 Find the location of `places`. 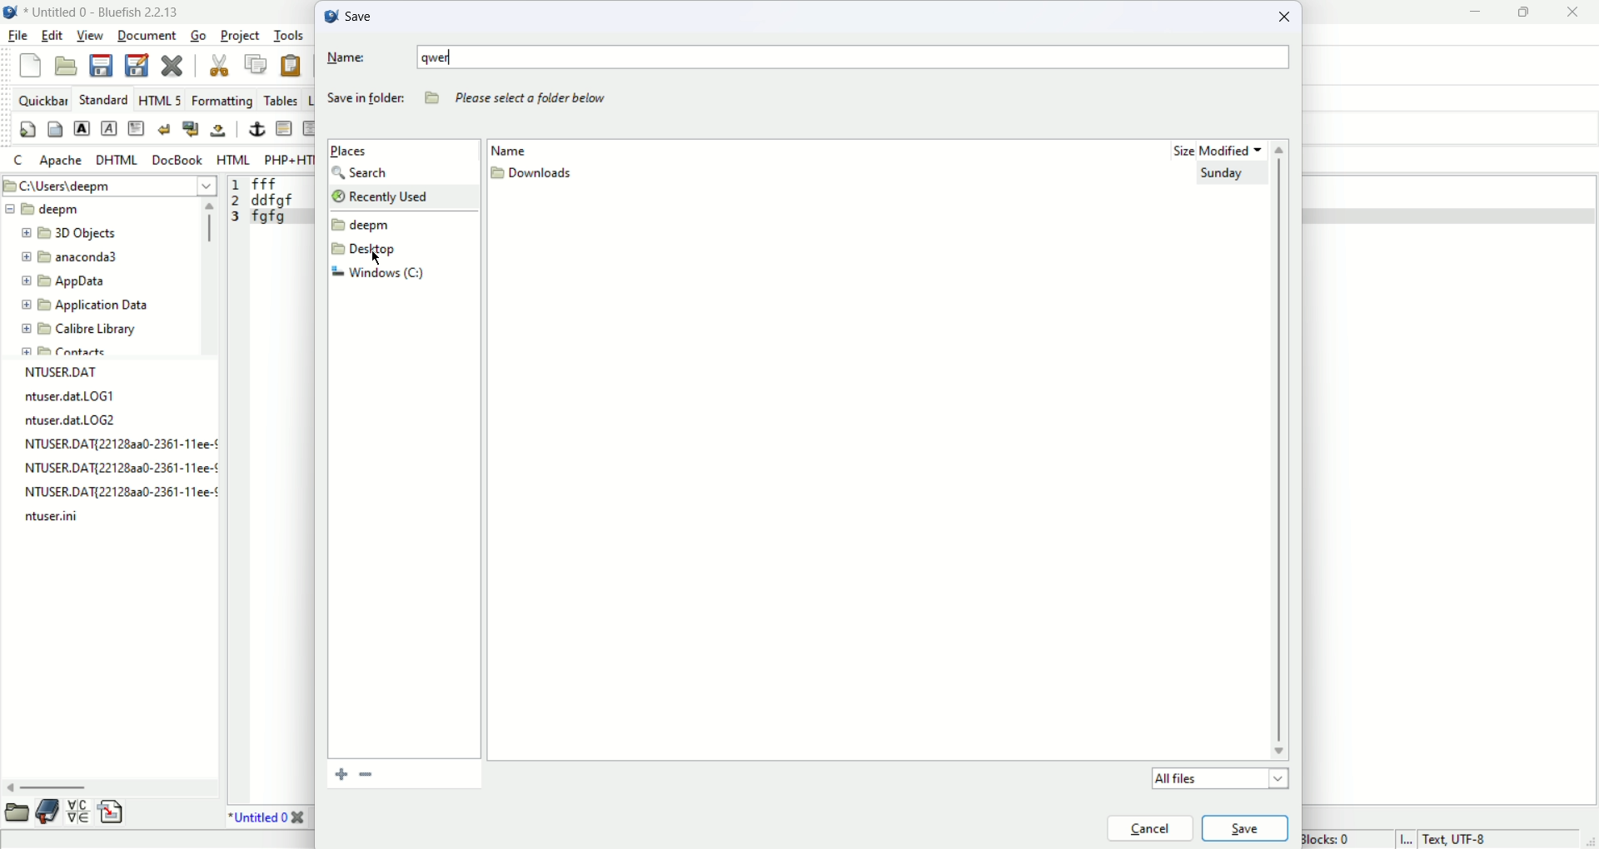

places is located at coordinates (354, 151).